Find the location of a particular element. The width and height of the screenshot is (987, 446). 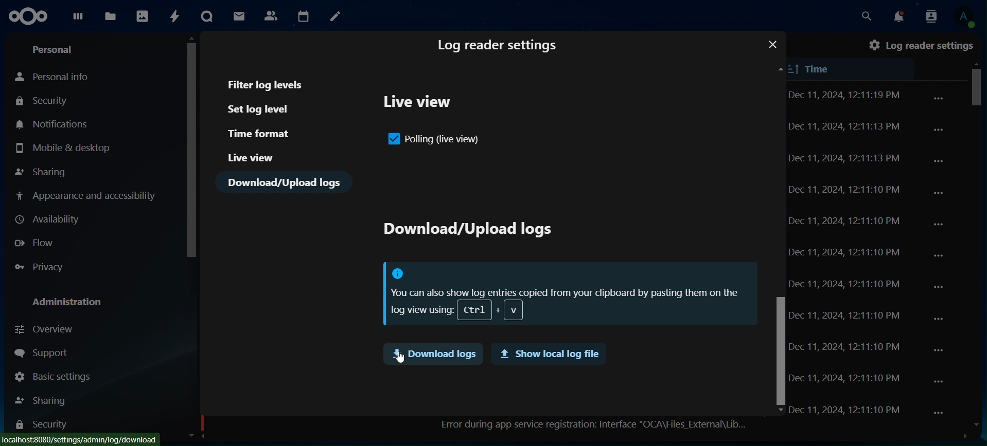

activity is located at coordinates (175, 17).